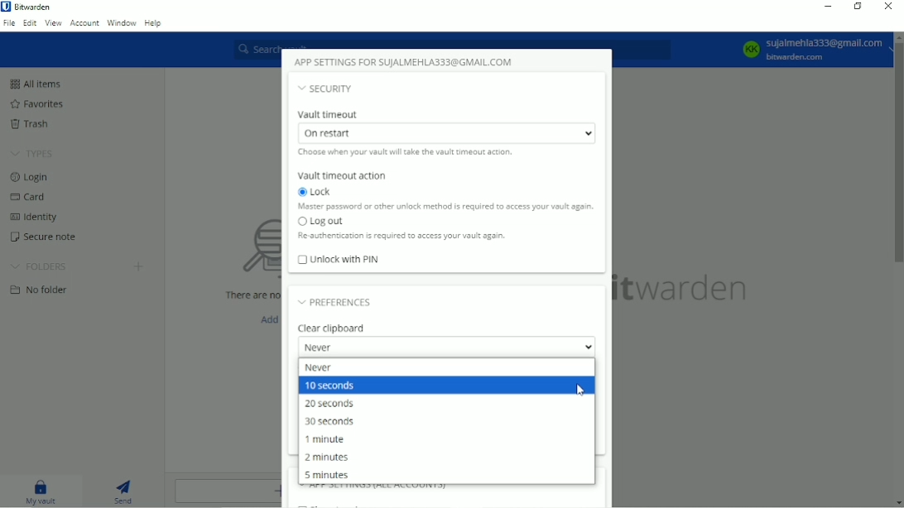 This screenshot has width=904, height=508. I want to click on View, so click(54, 22).